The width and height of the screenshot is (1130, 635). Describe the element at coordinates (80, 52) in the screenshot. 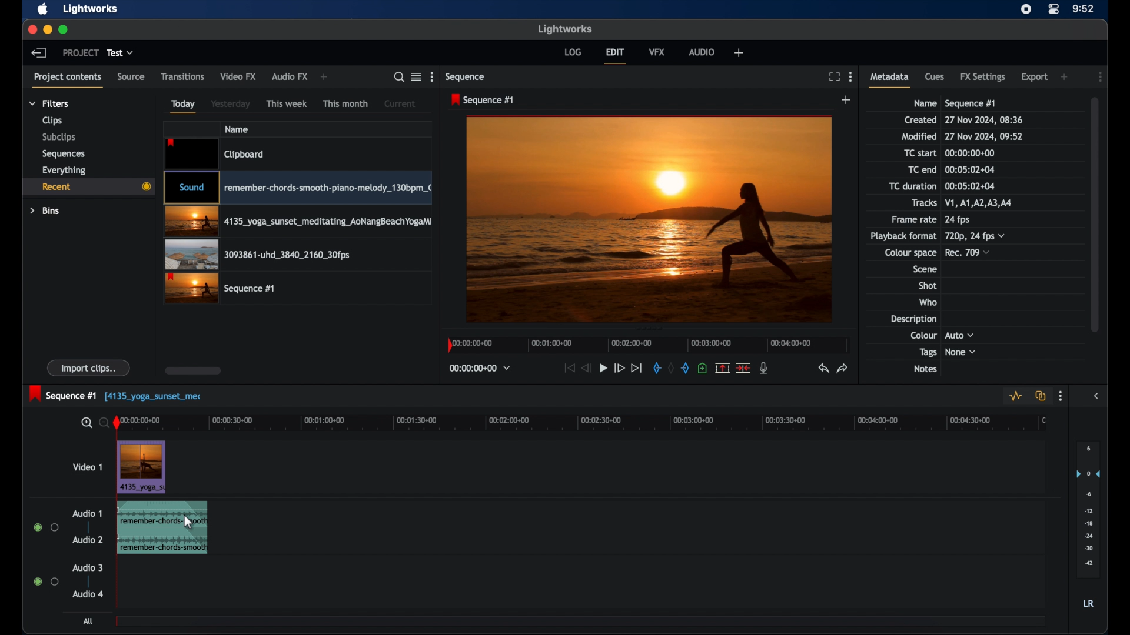

I see `project` at that location.